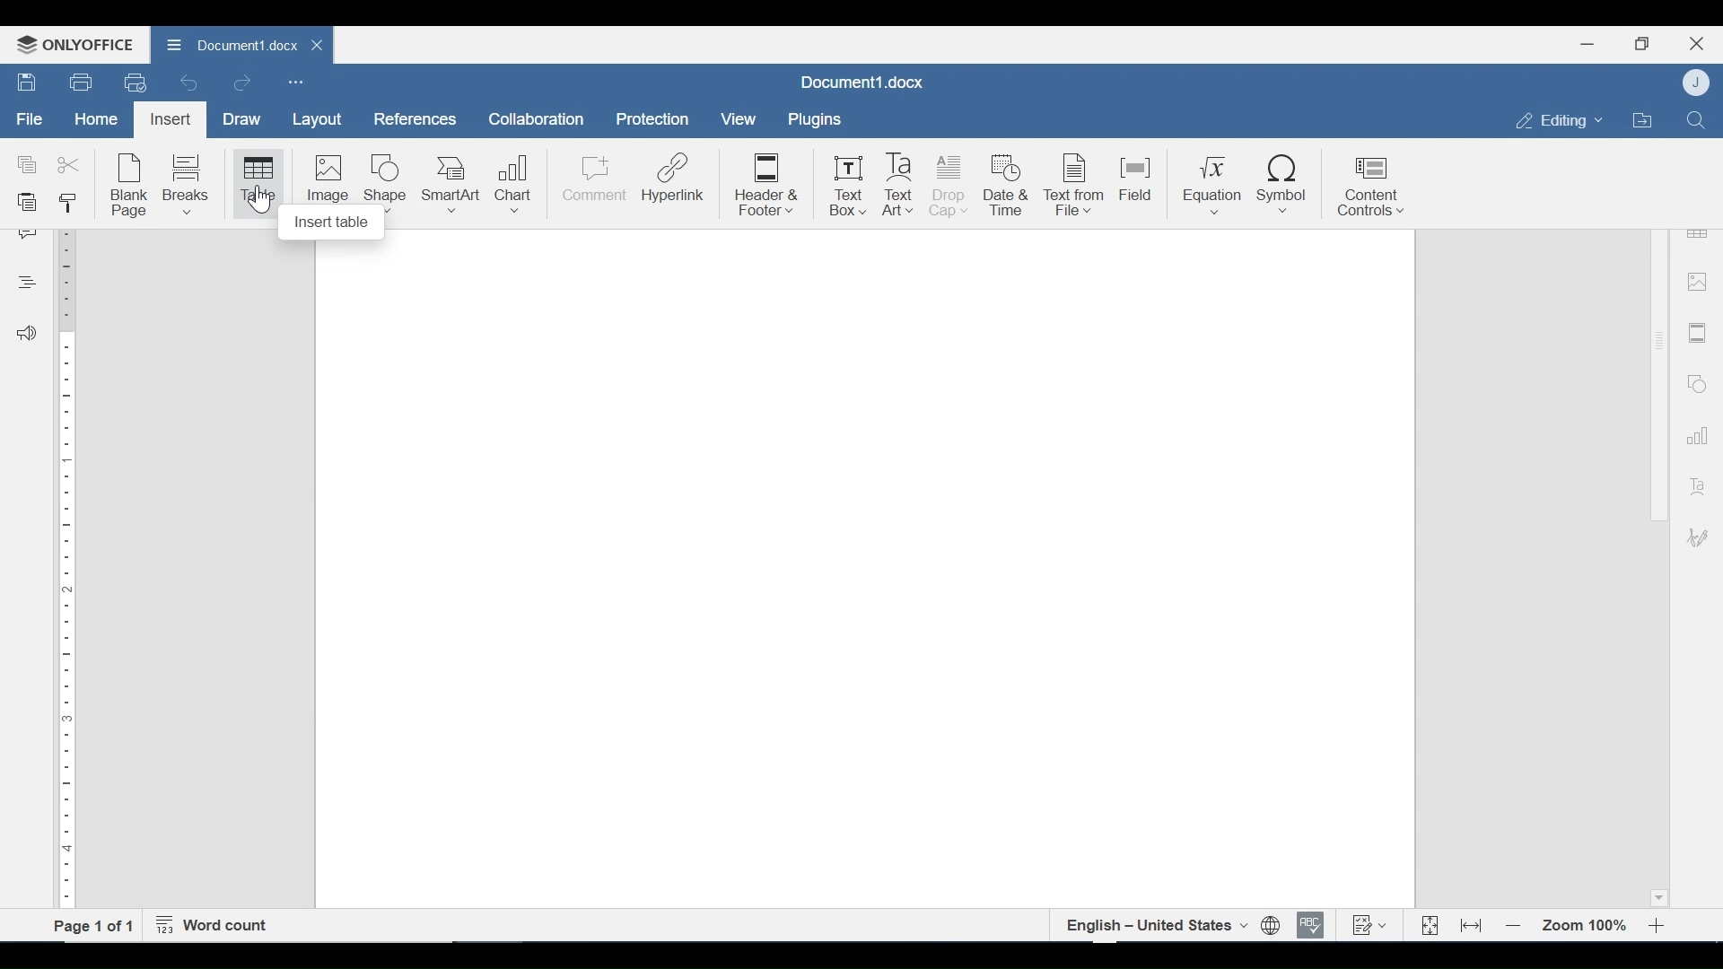 This screenshot has height=969, width=1723. I want to click on Hyperlink, so click(676, 187).